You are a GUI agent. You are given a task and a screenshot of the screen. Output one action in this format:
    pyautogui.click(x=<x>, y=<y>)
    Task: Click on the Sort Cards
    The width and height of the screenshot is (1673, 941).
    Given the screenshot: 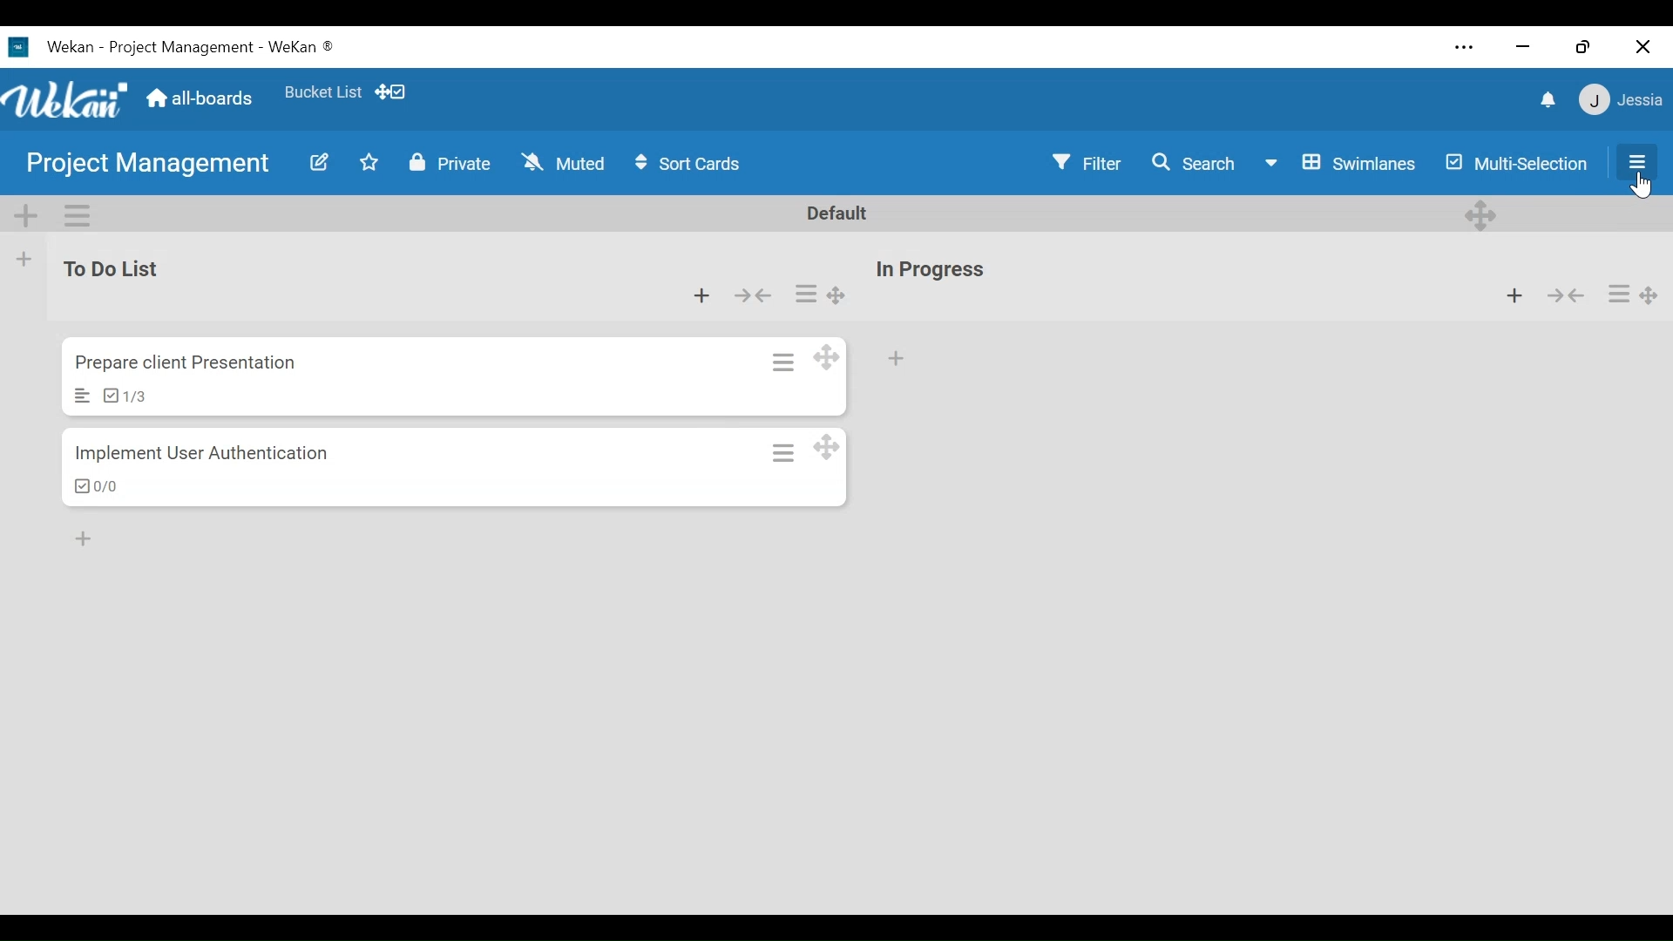 What is the action you would take?
    pyautogui.click(x=694, y=166)
    